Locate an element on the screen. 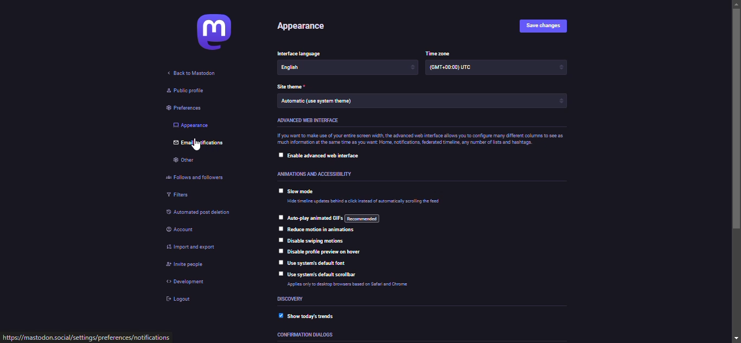  back to mastodon is located at coordinates (191, 75).